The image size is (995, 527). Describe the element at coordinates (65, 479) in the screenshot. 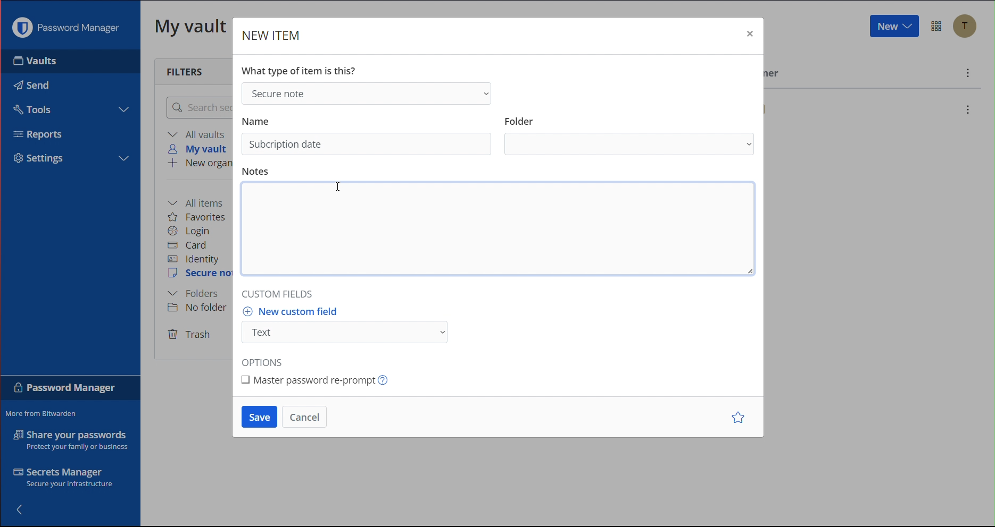

I see `Secrets Manager` at that location.